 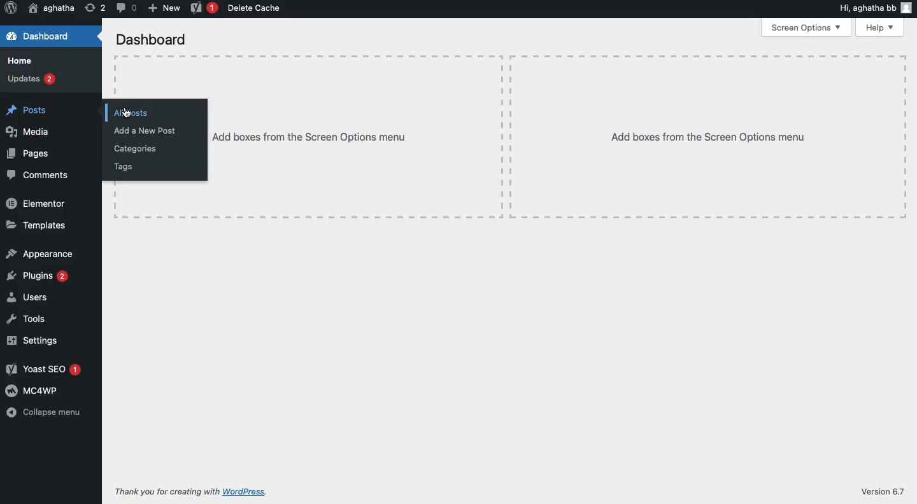 I want to click on Pages, so click(x=29, y=153).